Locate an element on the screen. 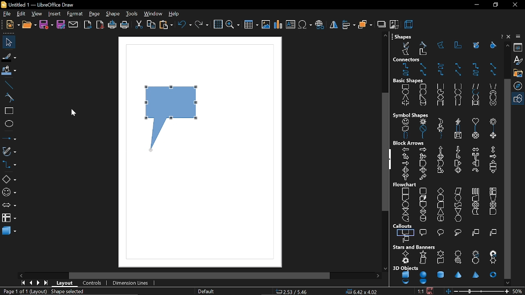 The height and width of the screenshot is (295, 525). alternate process is located at coordinates (422, 191).